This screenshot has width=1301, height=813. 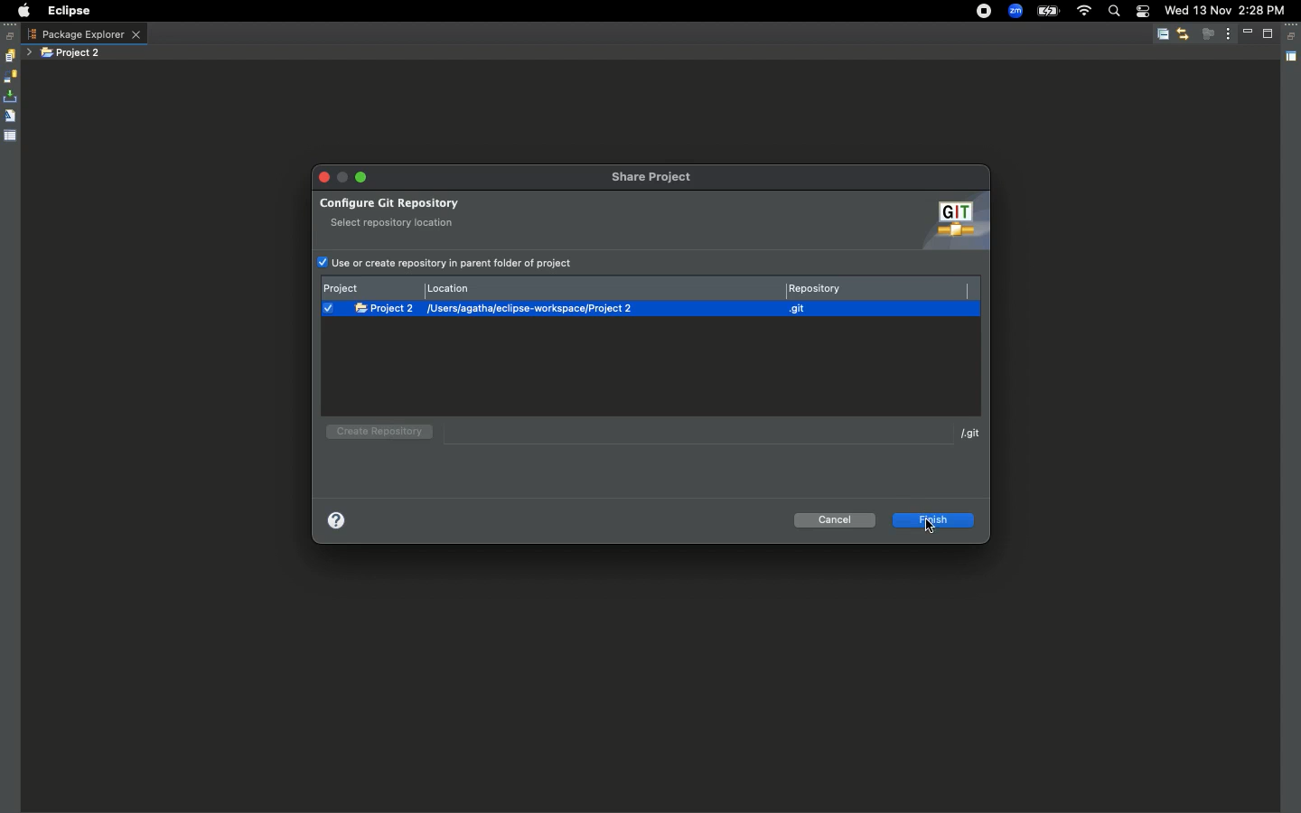 I want to click on Link with editor, so click(x=1183, y=33).